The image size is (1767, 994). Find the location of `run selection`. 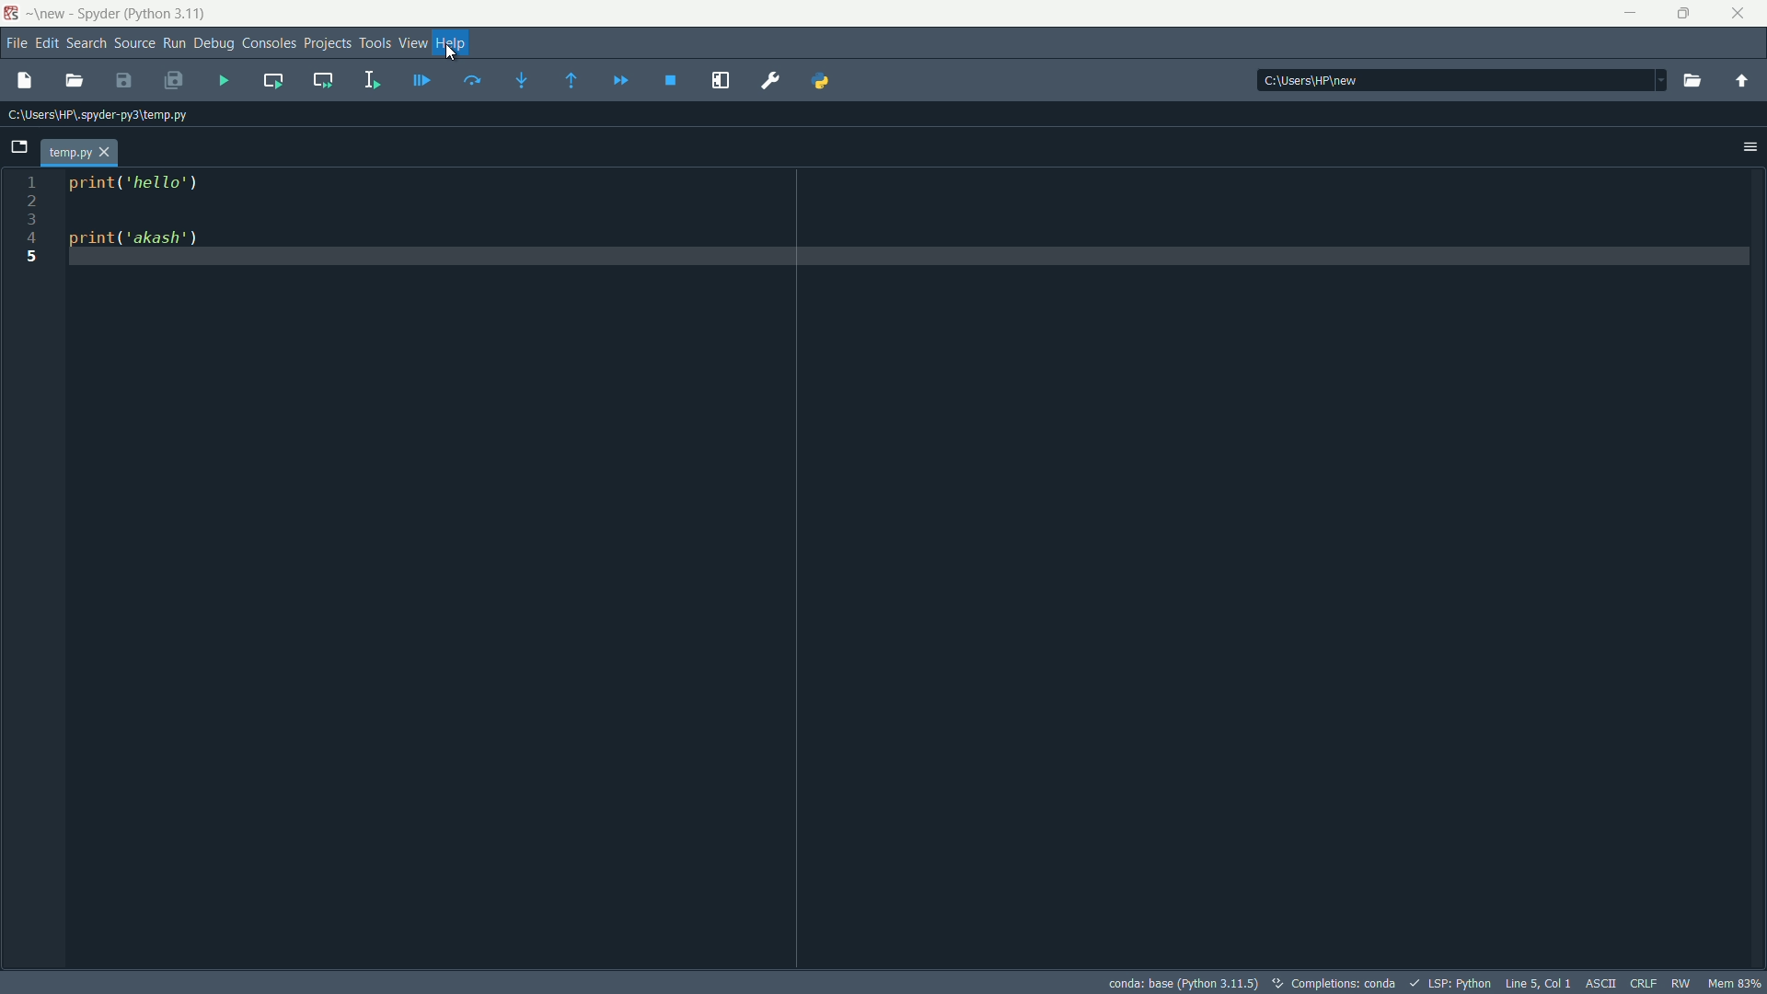

run selection is located at coordinates (369, 80).